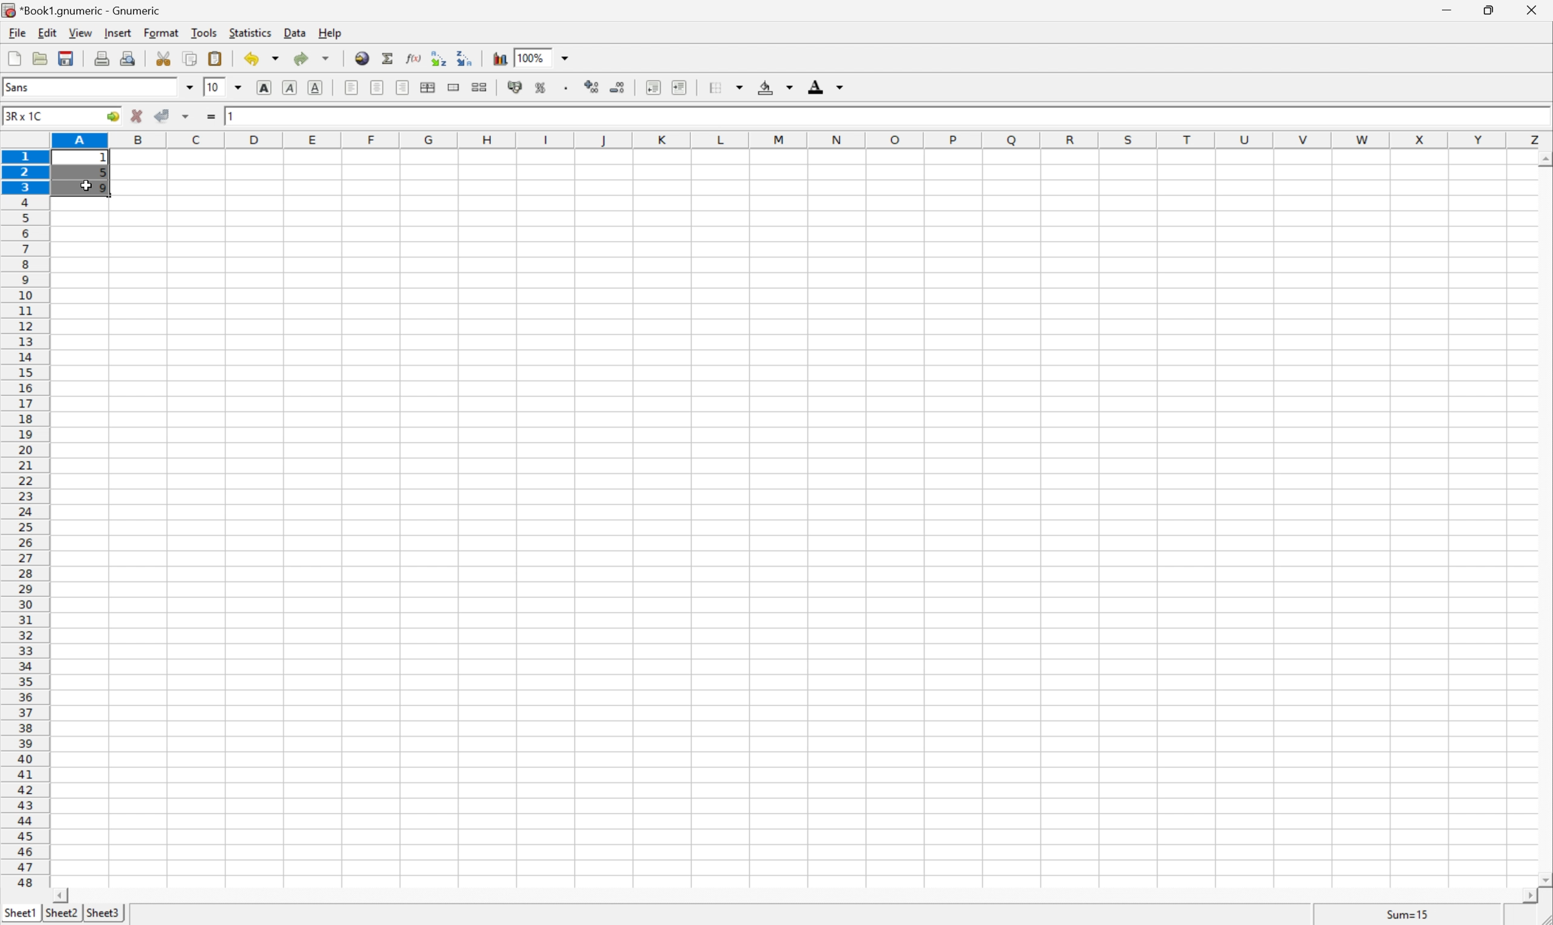  What do you see at coordinates (312, 58) in the screenshot?
I see `redo` at bounding box center [312, 58].